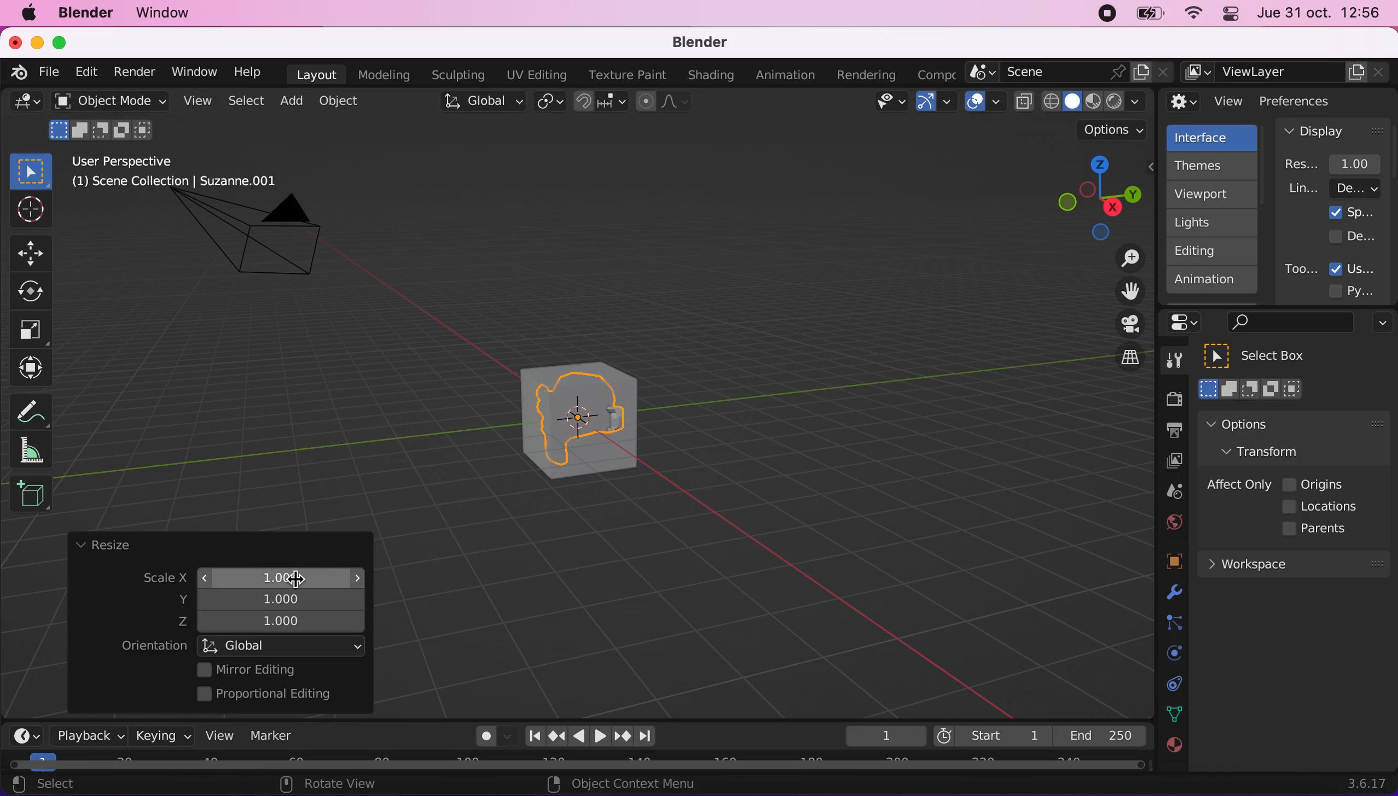 The height and width of the screenshot is (796, 1398). I want to click on scale, so click(155, 579).